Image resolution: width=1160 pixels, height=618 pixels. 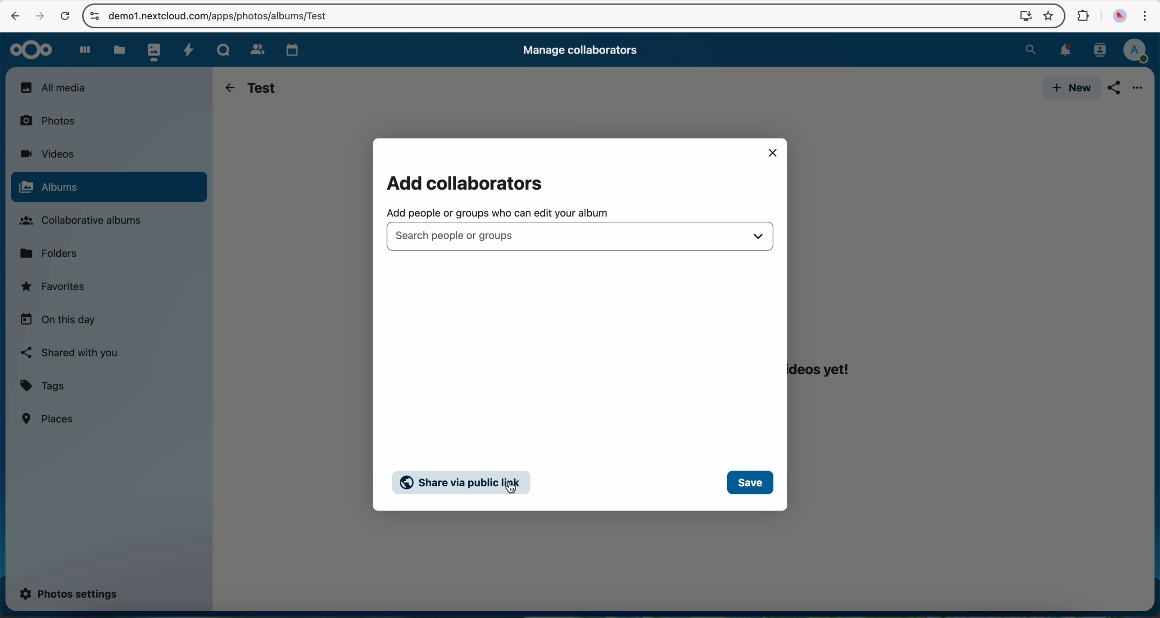 I want to click on navigate back, so click(x=227, y=88).